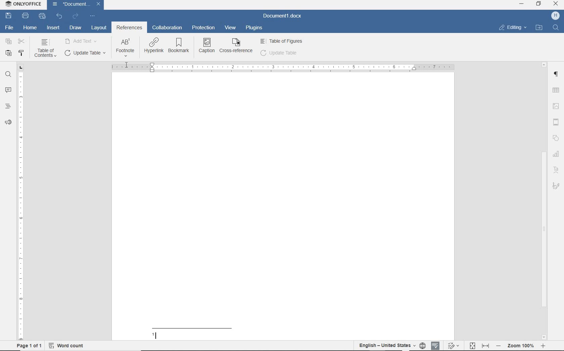 The image size is (564, 351). I want to click on CLOSE, so click(556, 4).